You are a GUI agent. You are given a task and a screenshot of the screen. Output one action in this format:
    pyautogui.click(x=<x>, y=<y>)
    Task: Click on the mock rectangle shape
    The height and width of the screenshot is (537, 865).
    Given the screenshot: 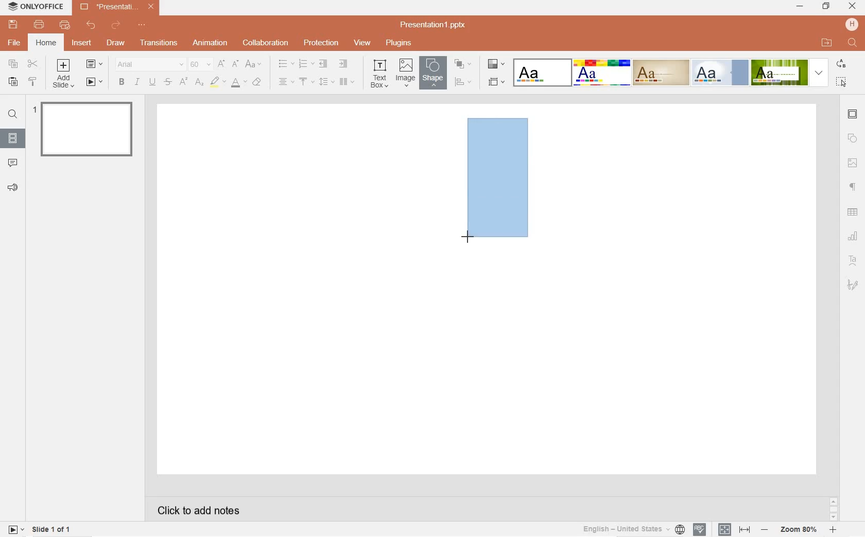 What is the action you would take?
    pyautogui.click(x=497, y=179)
    